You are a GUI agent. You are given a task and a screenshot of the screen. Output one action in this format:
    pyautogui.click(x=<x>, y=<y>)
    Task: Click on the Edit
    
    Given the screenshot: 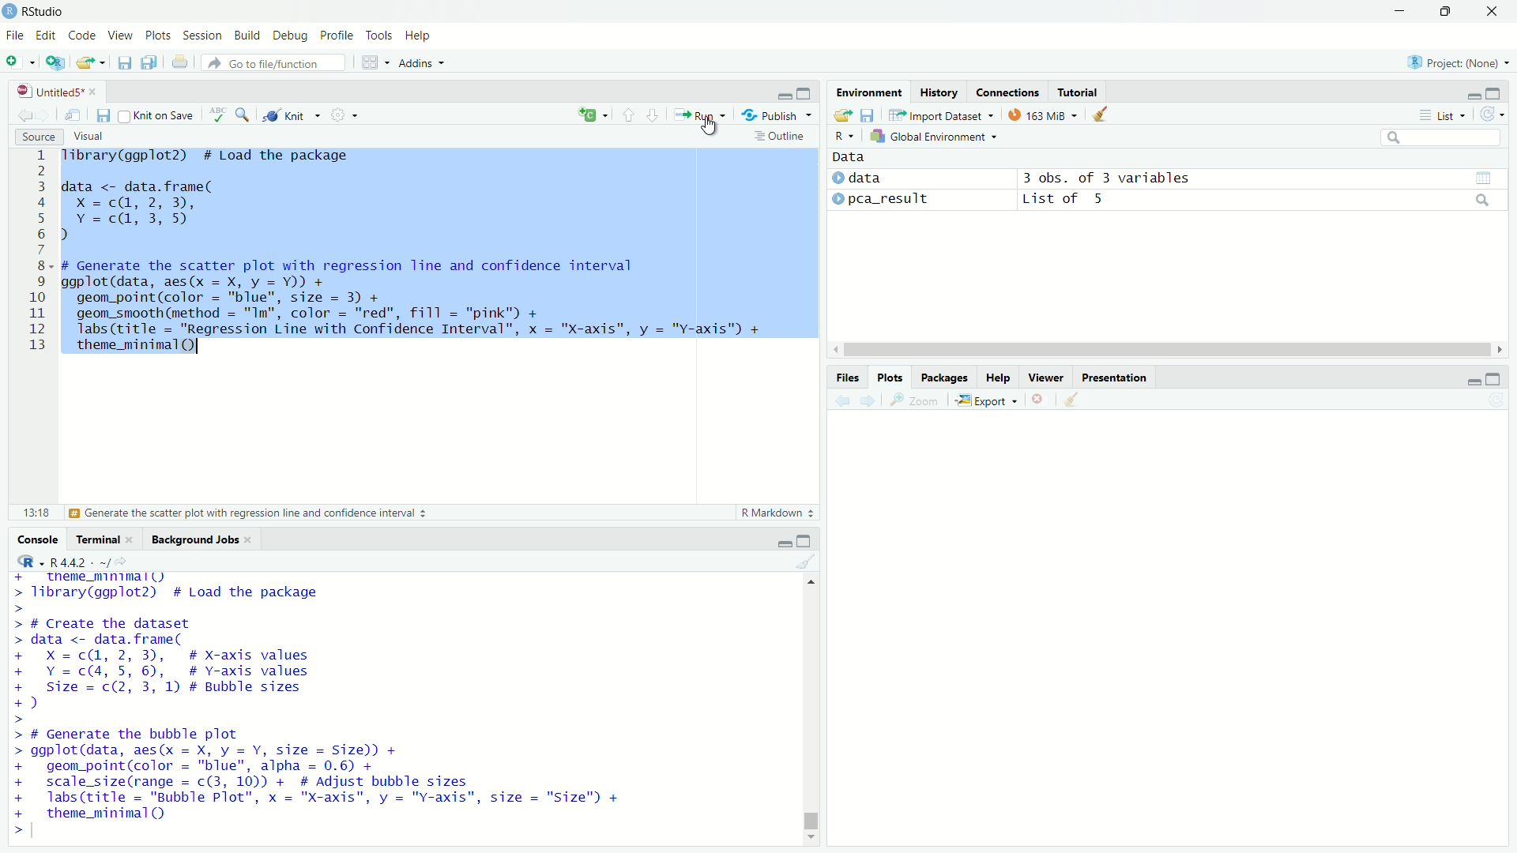 What is the action you would take?
    pyautogui.click(x=46, y=35)
    